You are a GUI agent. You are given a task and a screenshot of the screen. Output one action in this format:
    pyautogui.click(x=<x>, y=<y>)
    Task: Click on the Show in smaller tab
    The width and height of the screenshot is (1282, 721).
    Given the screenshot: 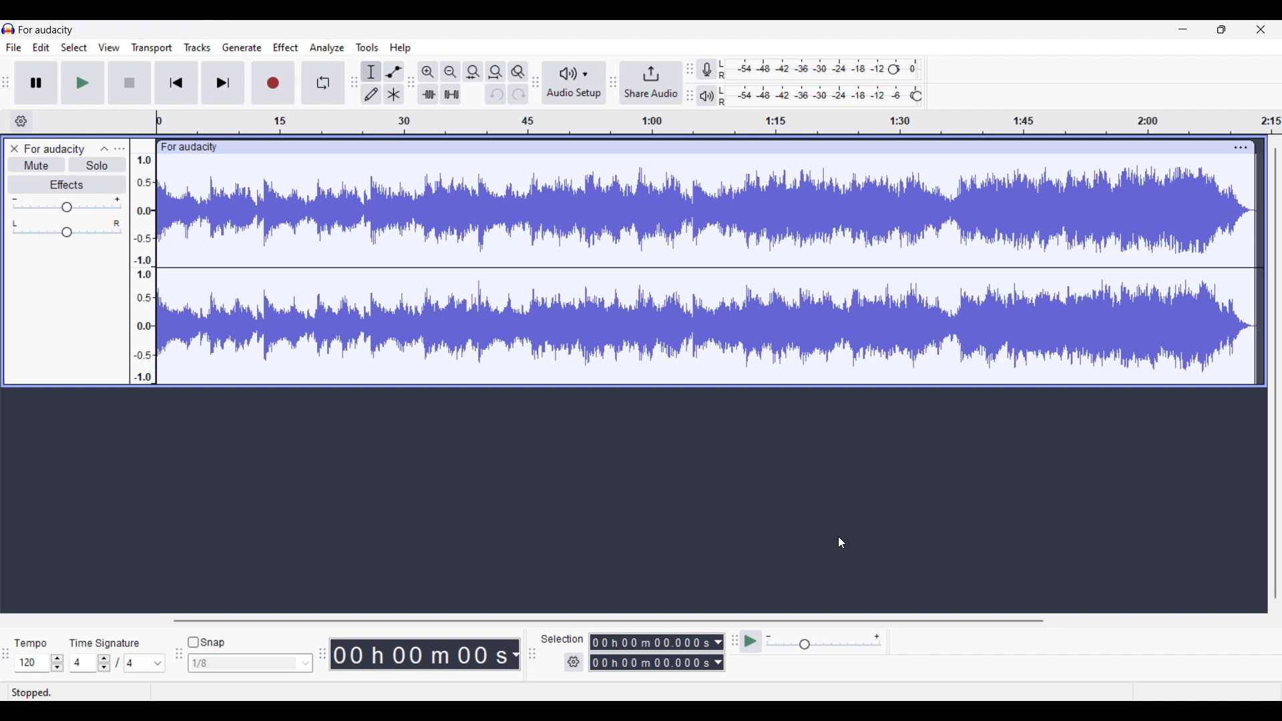 What is the action you would take?
    pyautogui.click(x=1221, y=29)
    